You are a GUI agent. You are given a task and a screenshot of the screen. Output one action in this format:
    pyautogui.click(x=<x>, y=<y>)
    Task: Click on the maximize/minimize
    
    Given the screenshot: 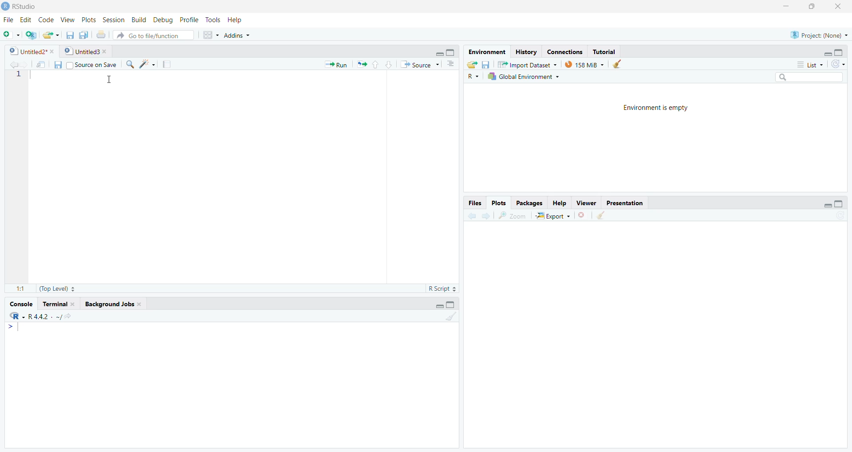 What is the action you would take?
    pyautogui.click(x=450, y=303)
    